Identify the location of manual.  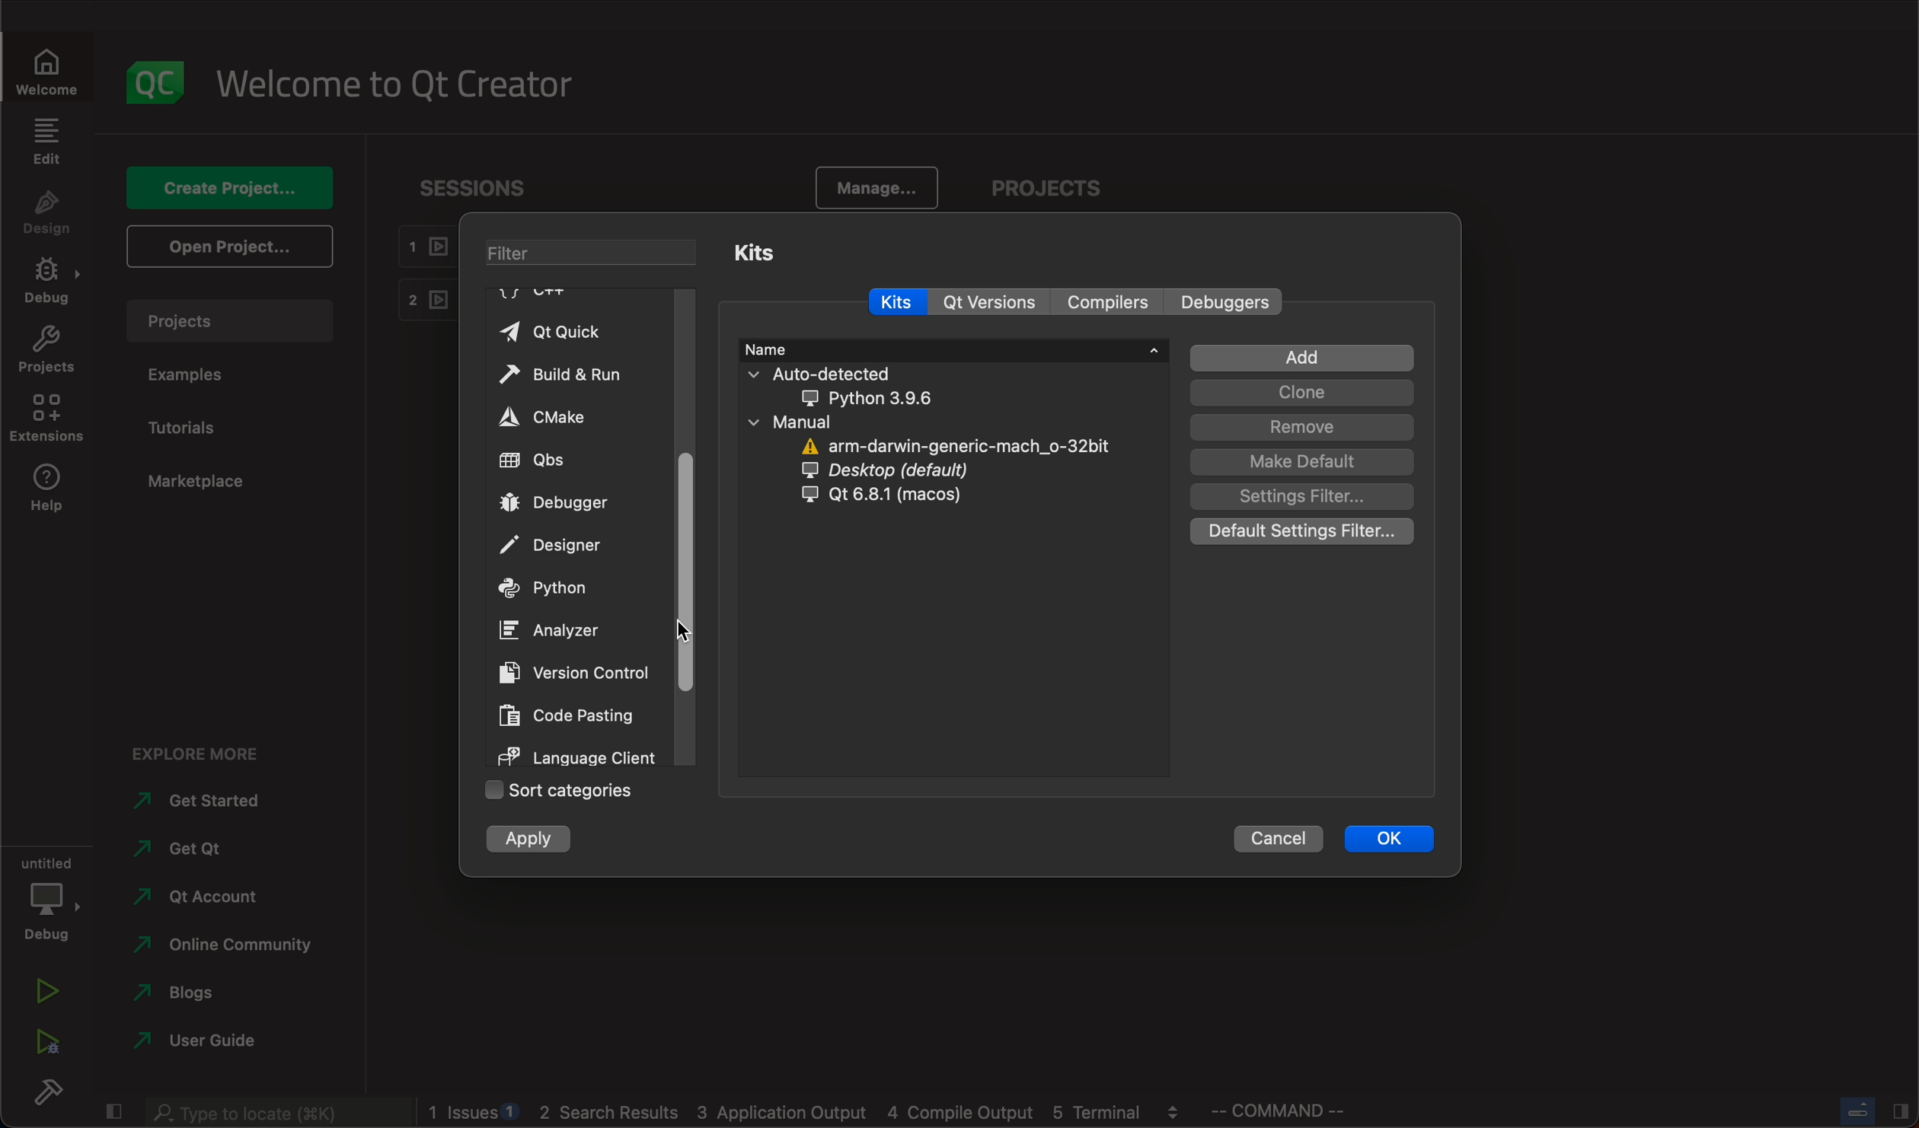
(830, 422).